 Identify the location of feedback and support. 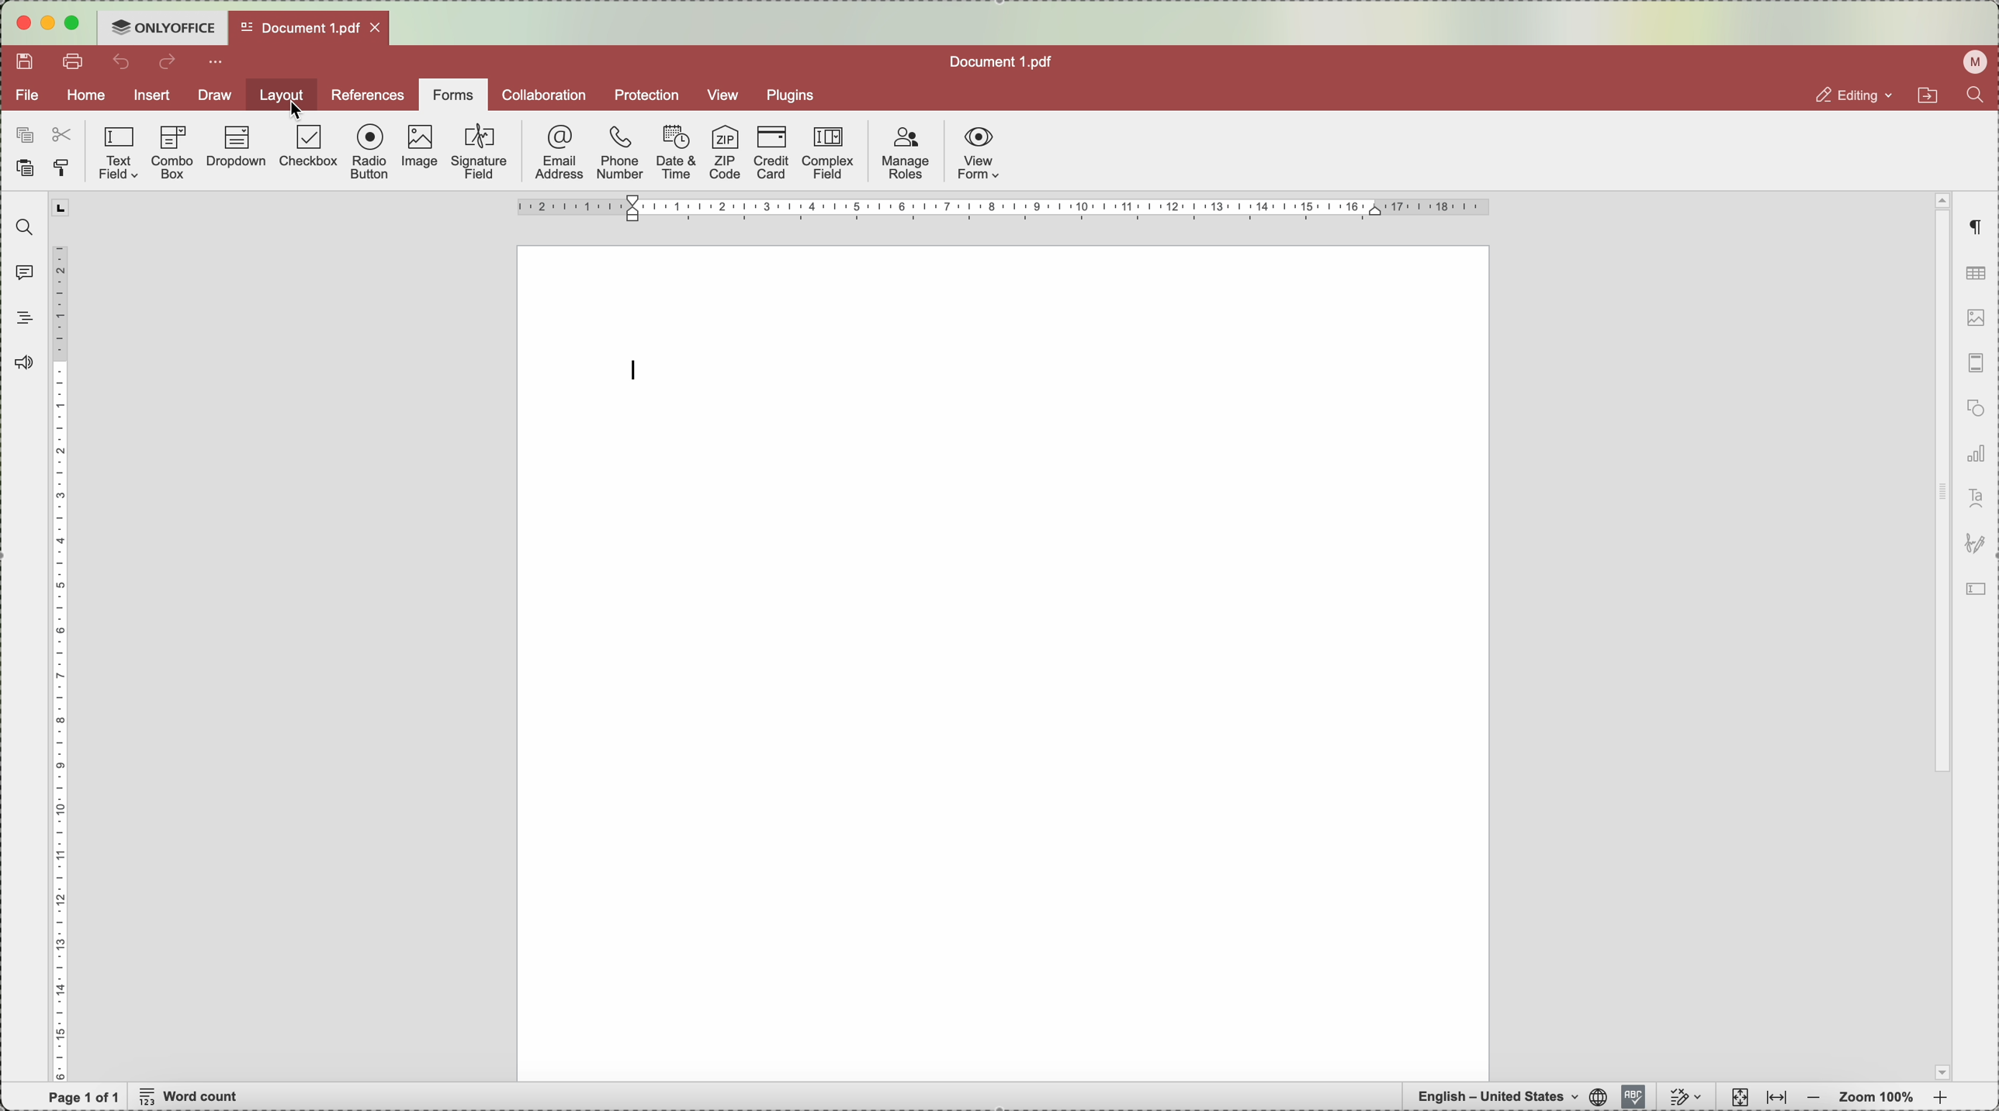
(26, 362).